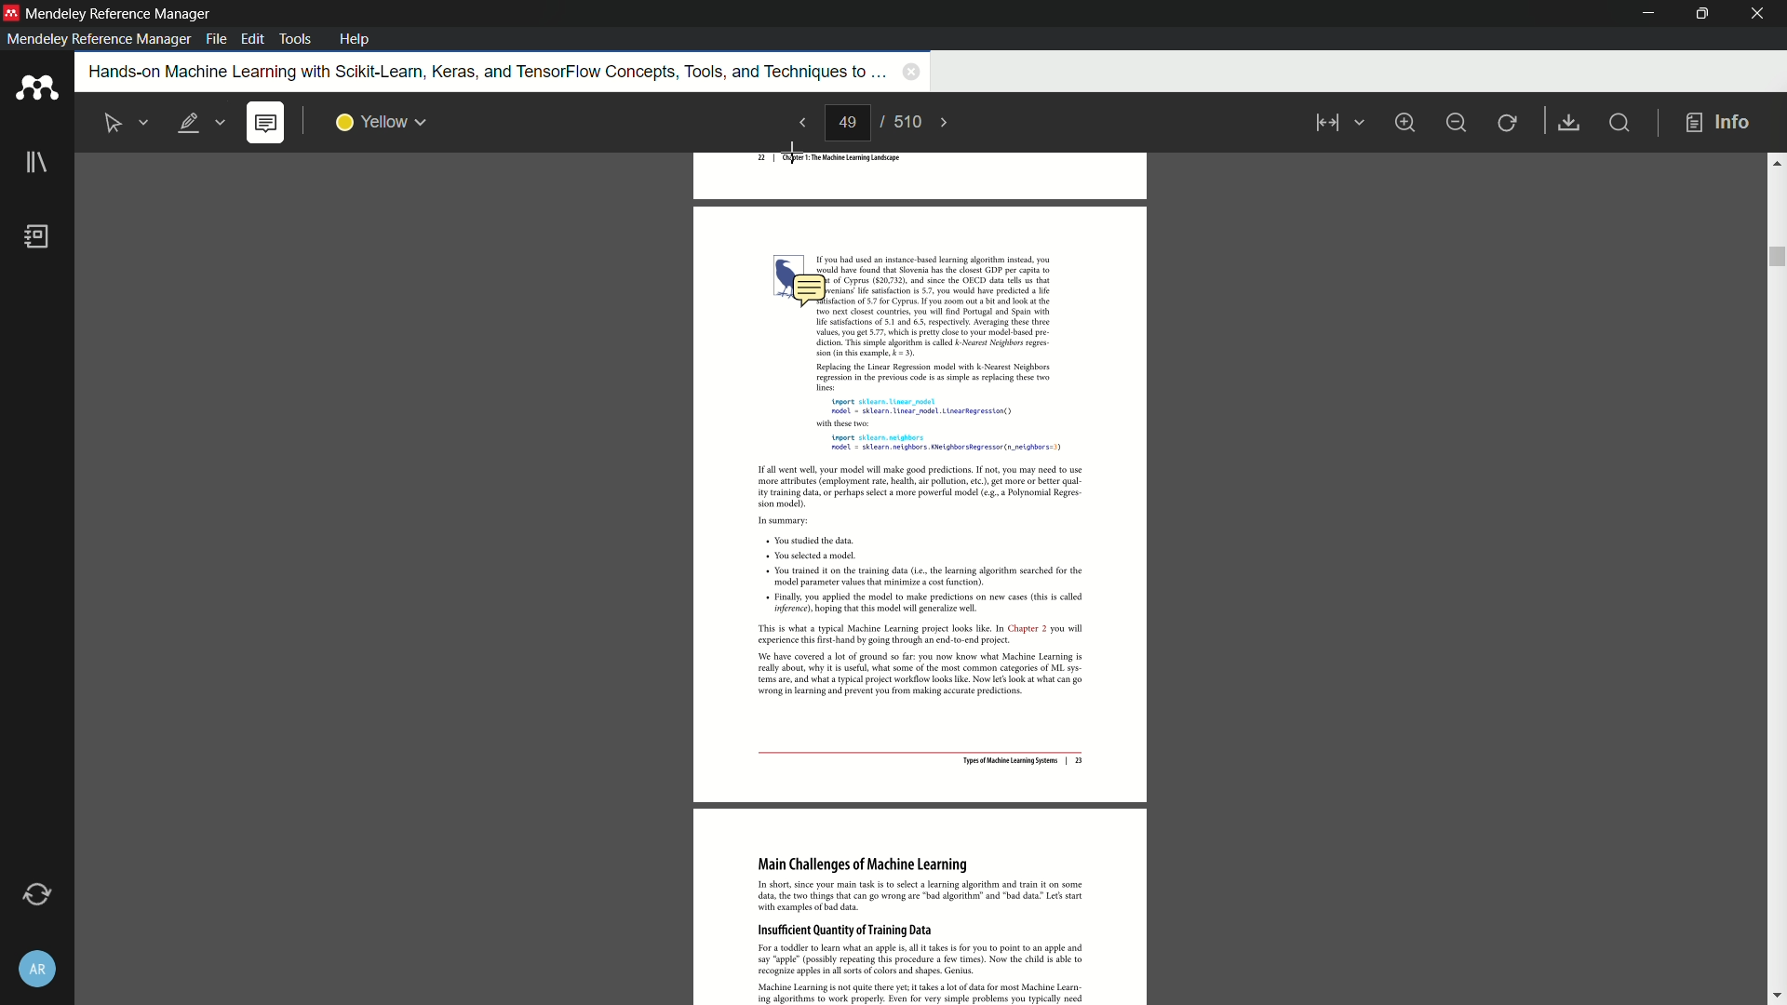  What do you see at coordinates (380, 122) in the screenshot?
I see `text highlight color` at bounding box center [380, 122].